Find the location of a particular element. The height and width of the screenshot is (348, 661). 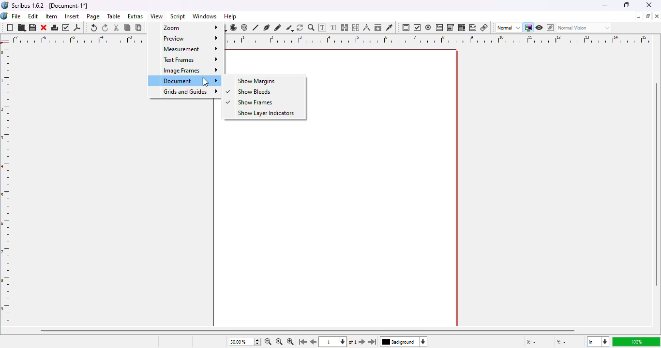

insert is located at coordinates (72, 16).